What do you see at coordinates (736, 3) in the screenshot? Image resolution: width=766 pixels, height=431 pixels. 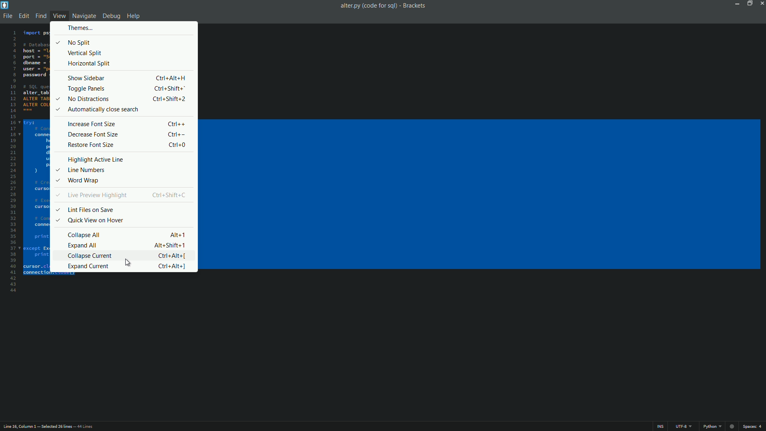 I see `minimize` at bounding box center [736, 3].